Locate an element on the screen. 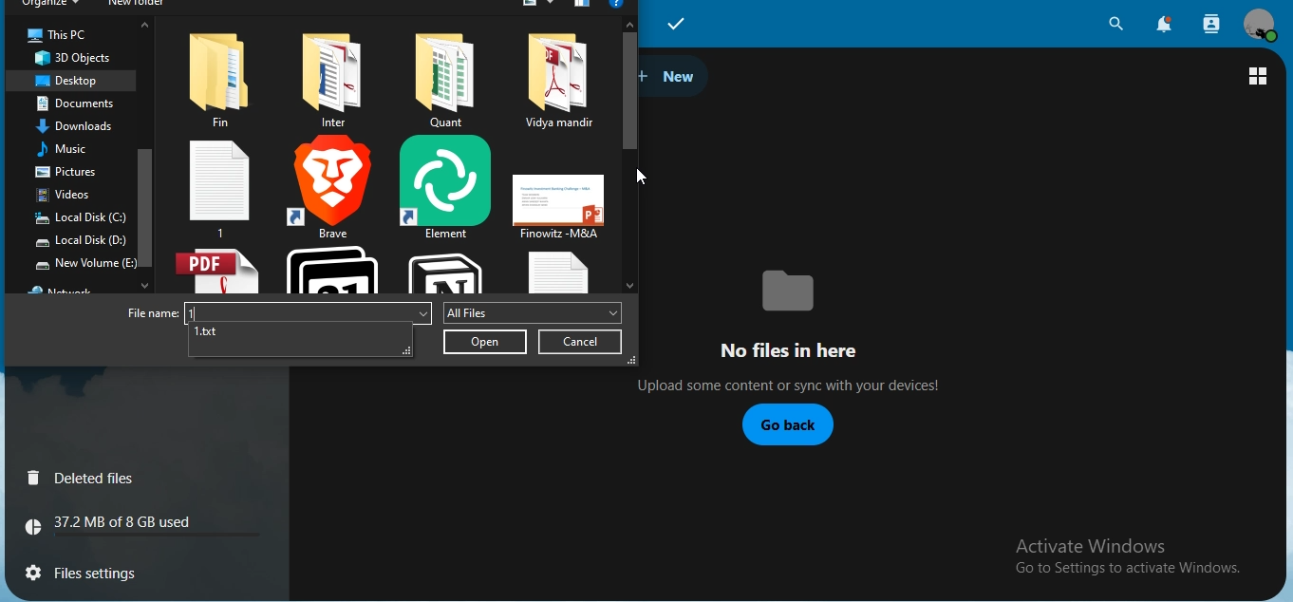  notion calendar is located at coordinates (331, 269).